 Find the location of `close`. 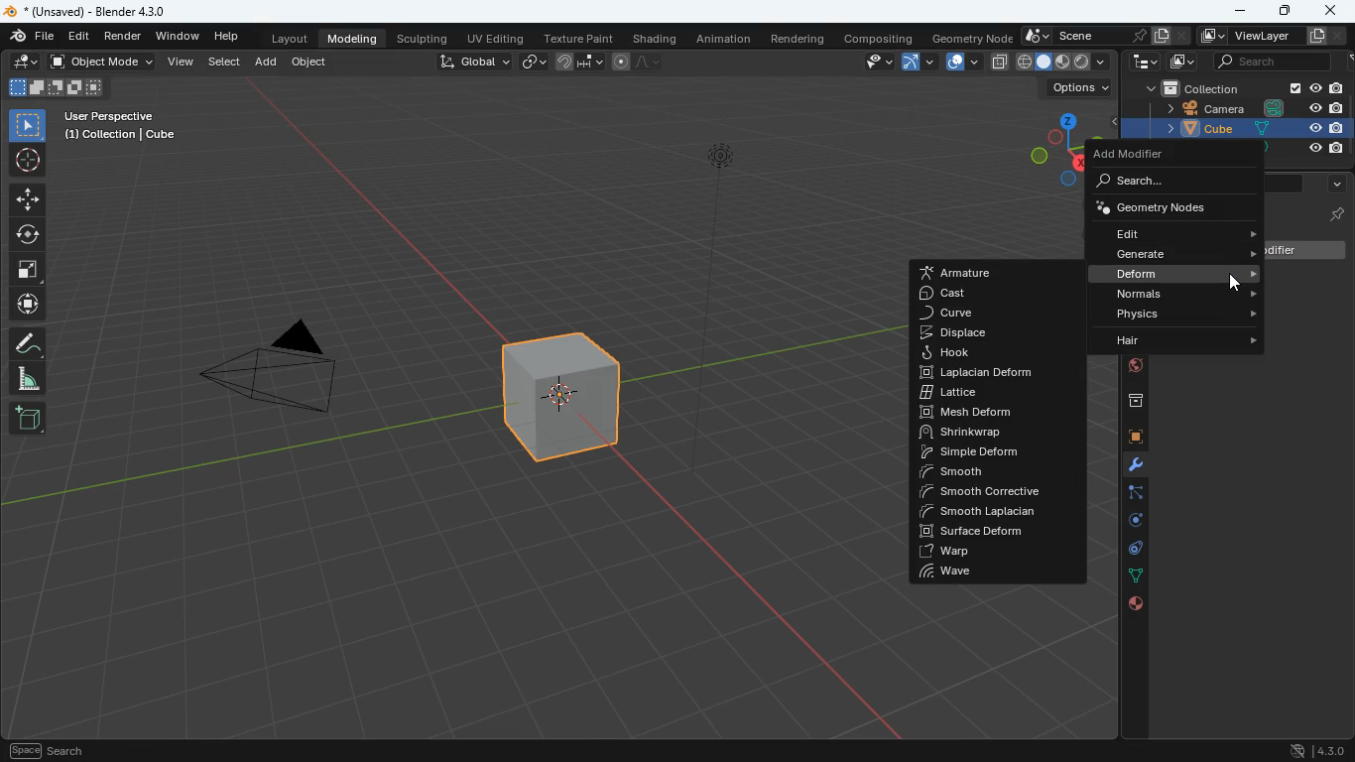

close is located at coordinates (1330, 11).